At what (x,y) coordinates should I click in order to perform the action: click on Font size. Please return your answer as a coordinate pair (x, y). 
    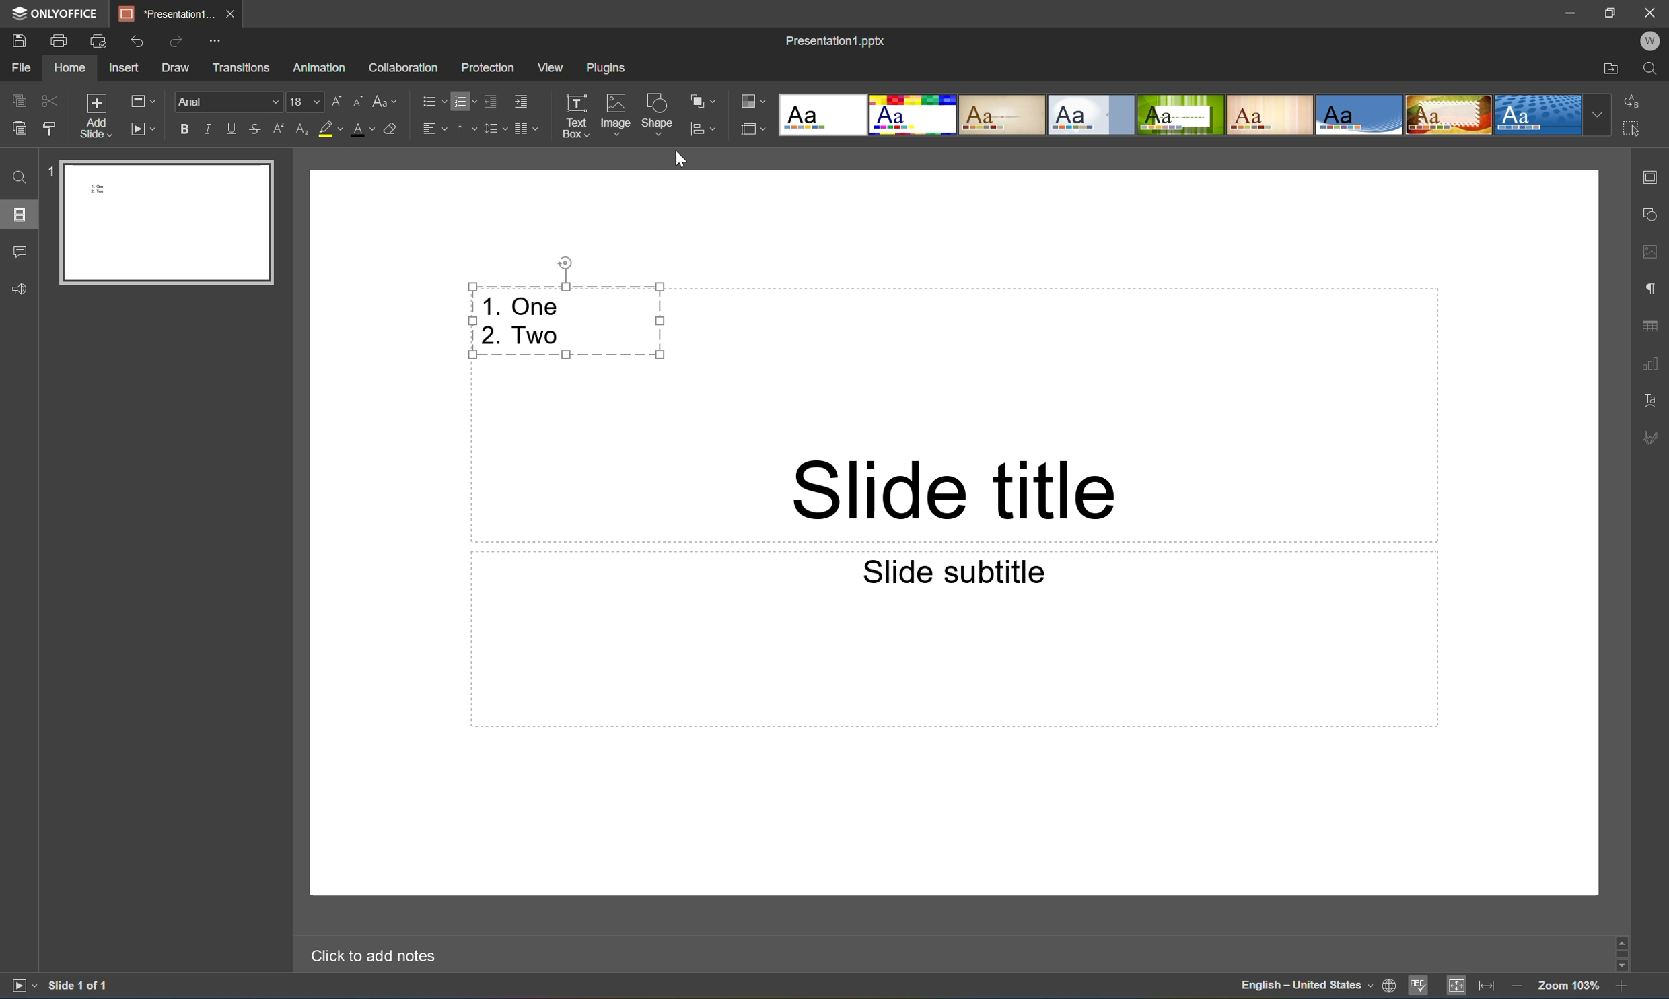
    Looking at the image, I should click on (307, 103).